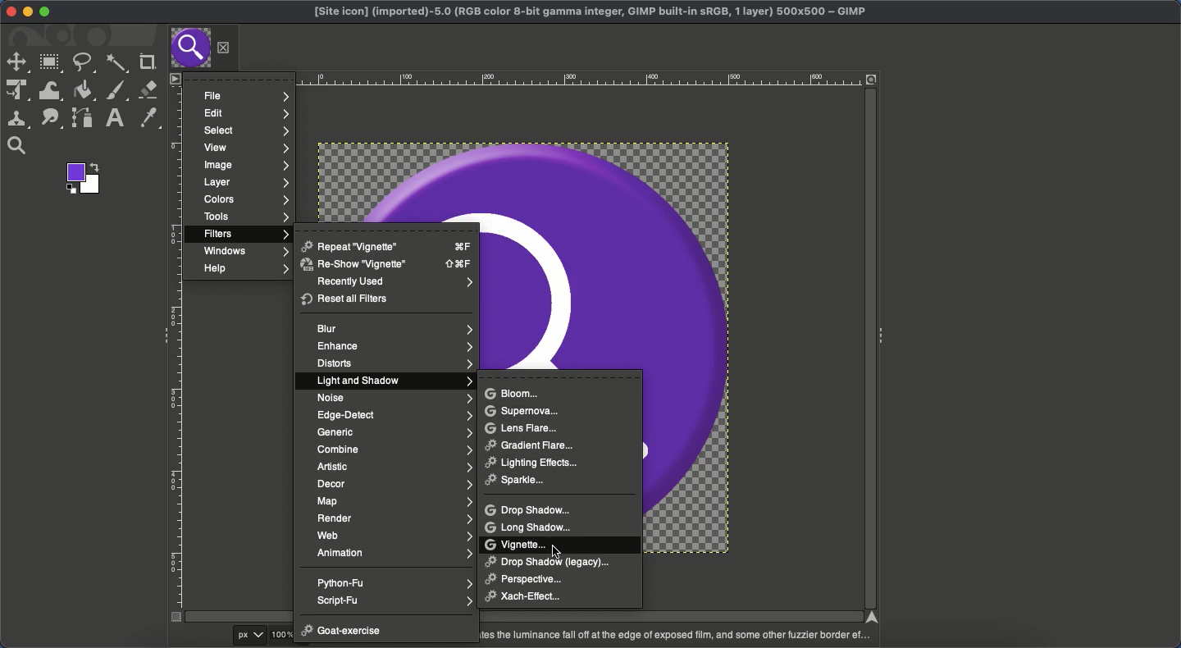  Describe the element at coordinates (28, 12) in the screenshot. I see `Minimize` at that location.